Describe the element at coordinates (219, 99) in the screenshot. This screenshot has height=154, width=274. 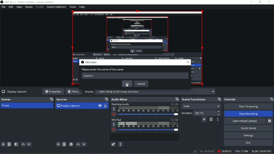
I see `Maximize` at that location.